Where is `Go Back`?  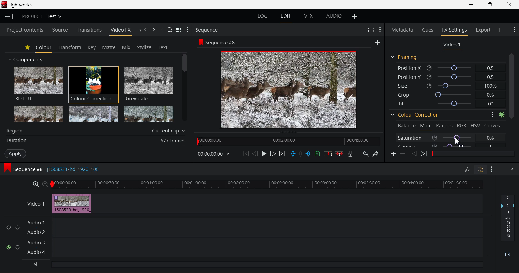 Go Back is located at coordinates (255, 154).